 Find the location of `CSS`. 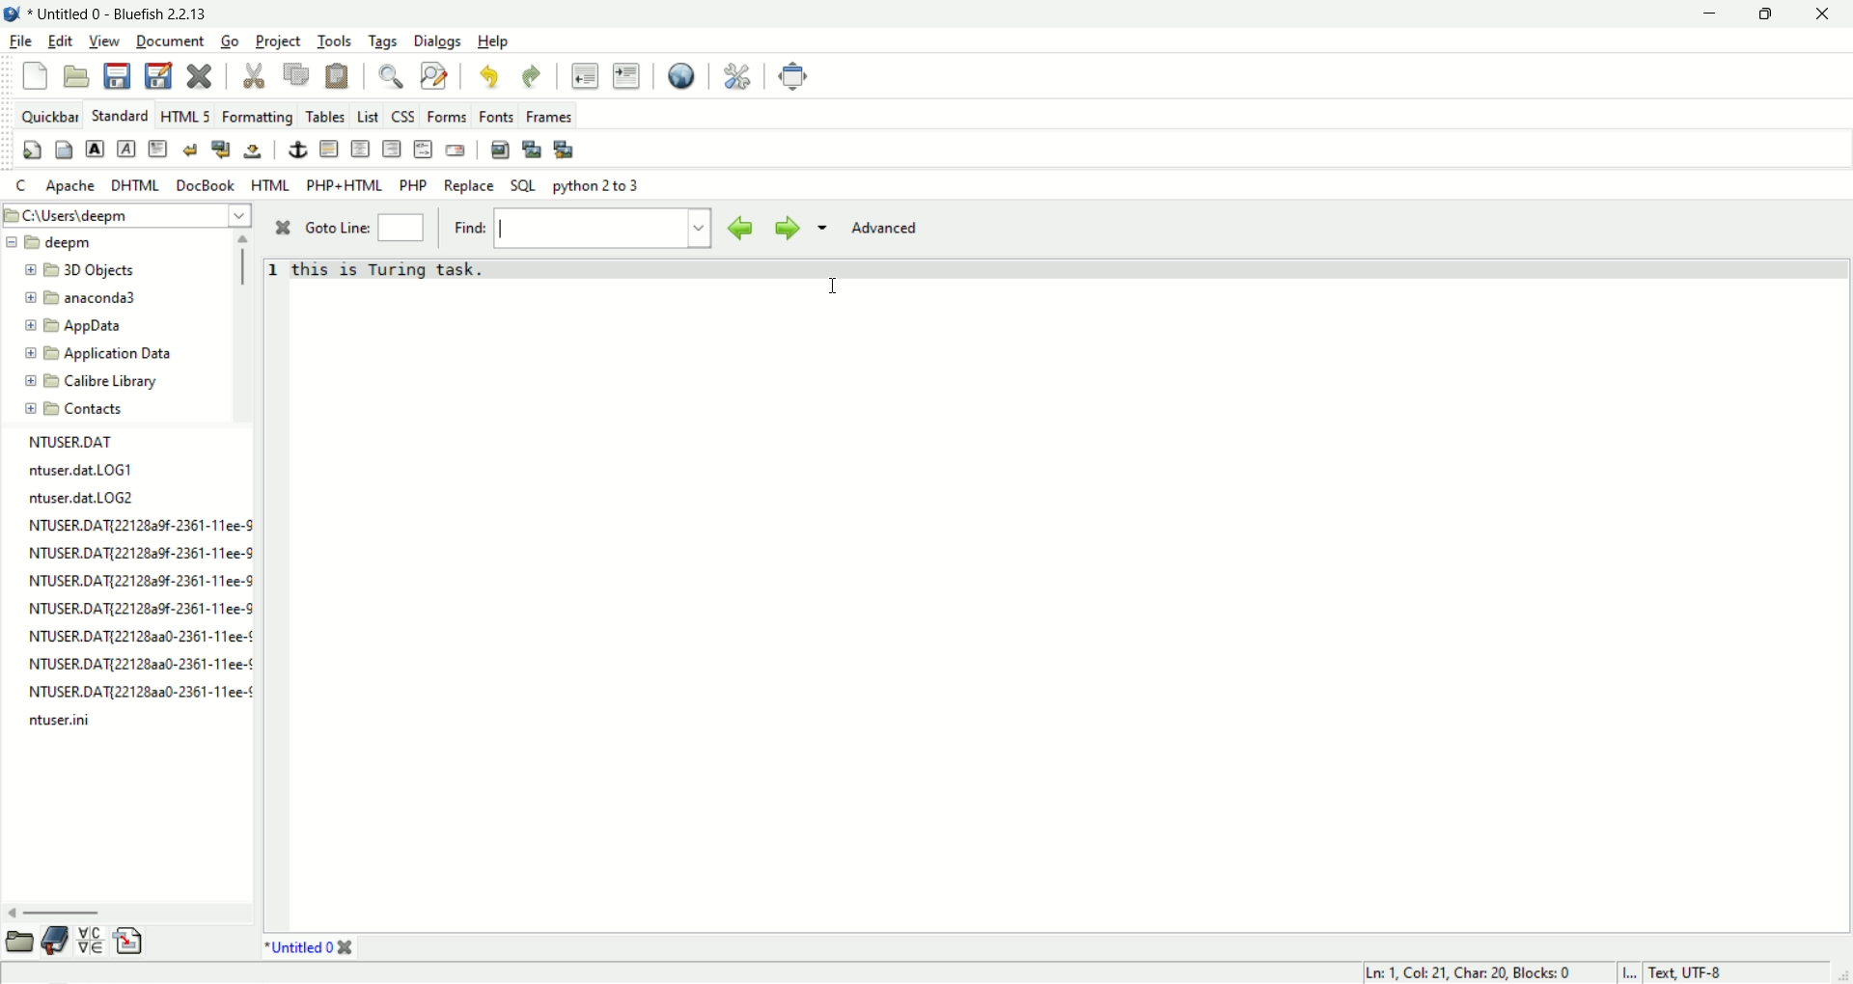

CSS is located at coordinates (404, 118).